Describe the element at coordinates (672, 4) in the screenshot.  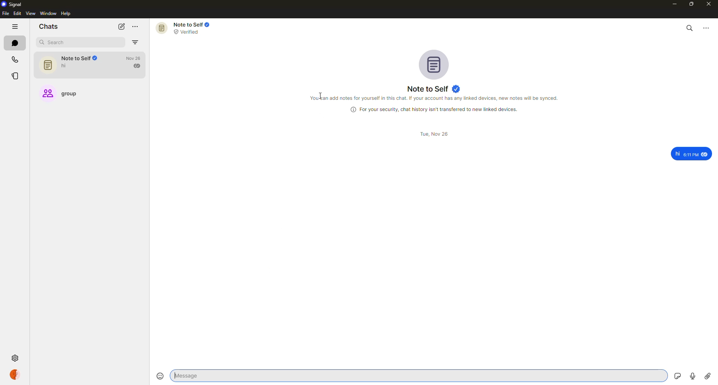
I see `minimize` at that location.